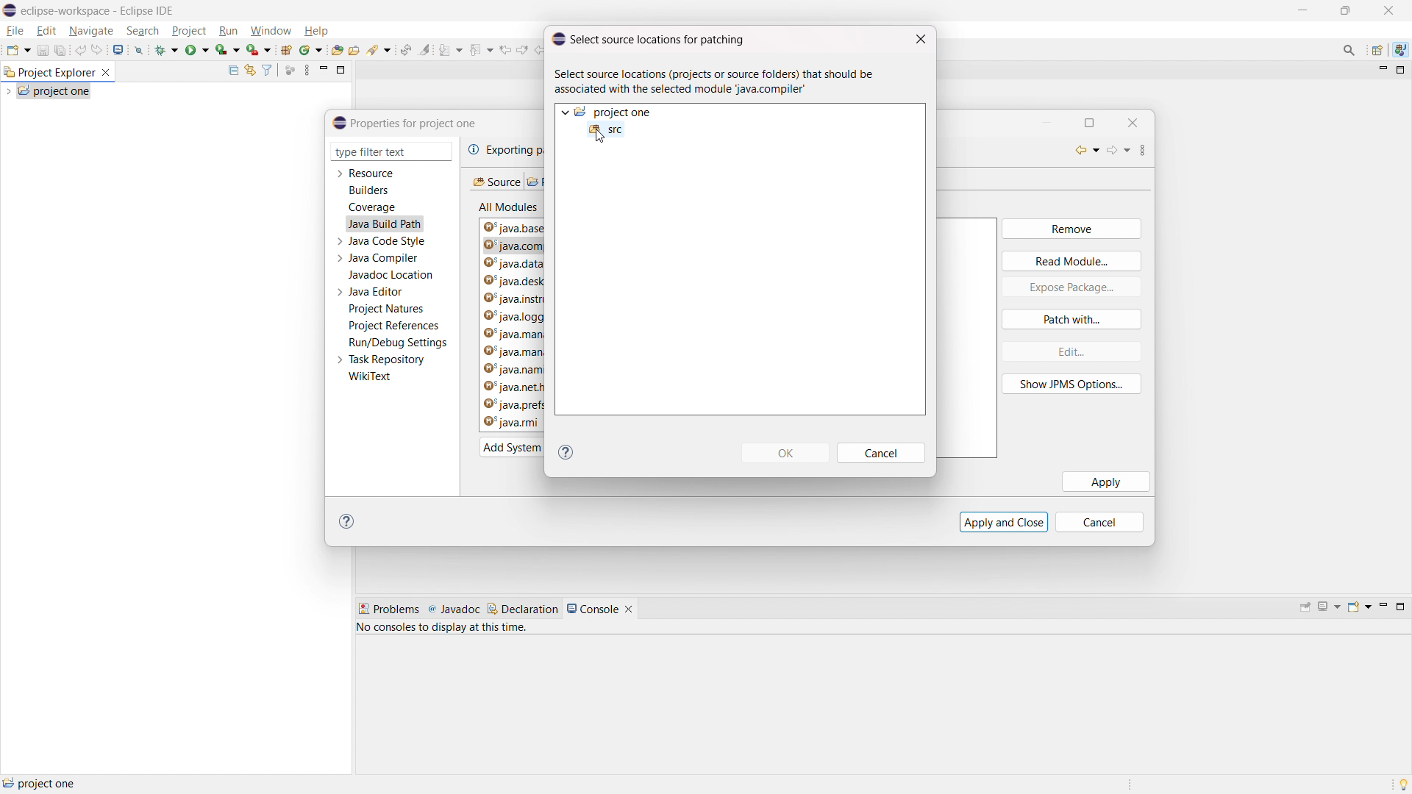  Describe the element at coordinates (593, 609) in the screenshot. I see `console` at that location.